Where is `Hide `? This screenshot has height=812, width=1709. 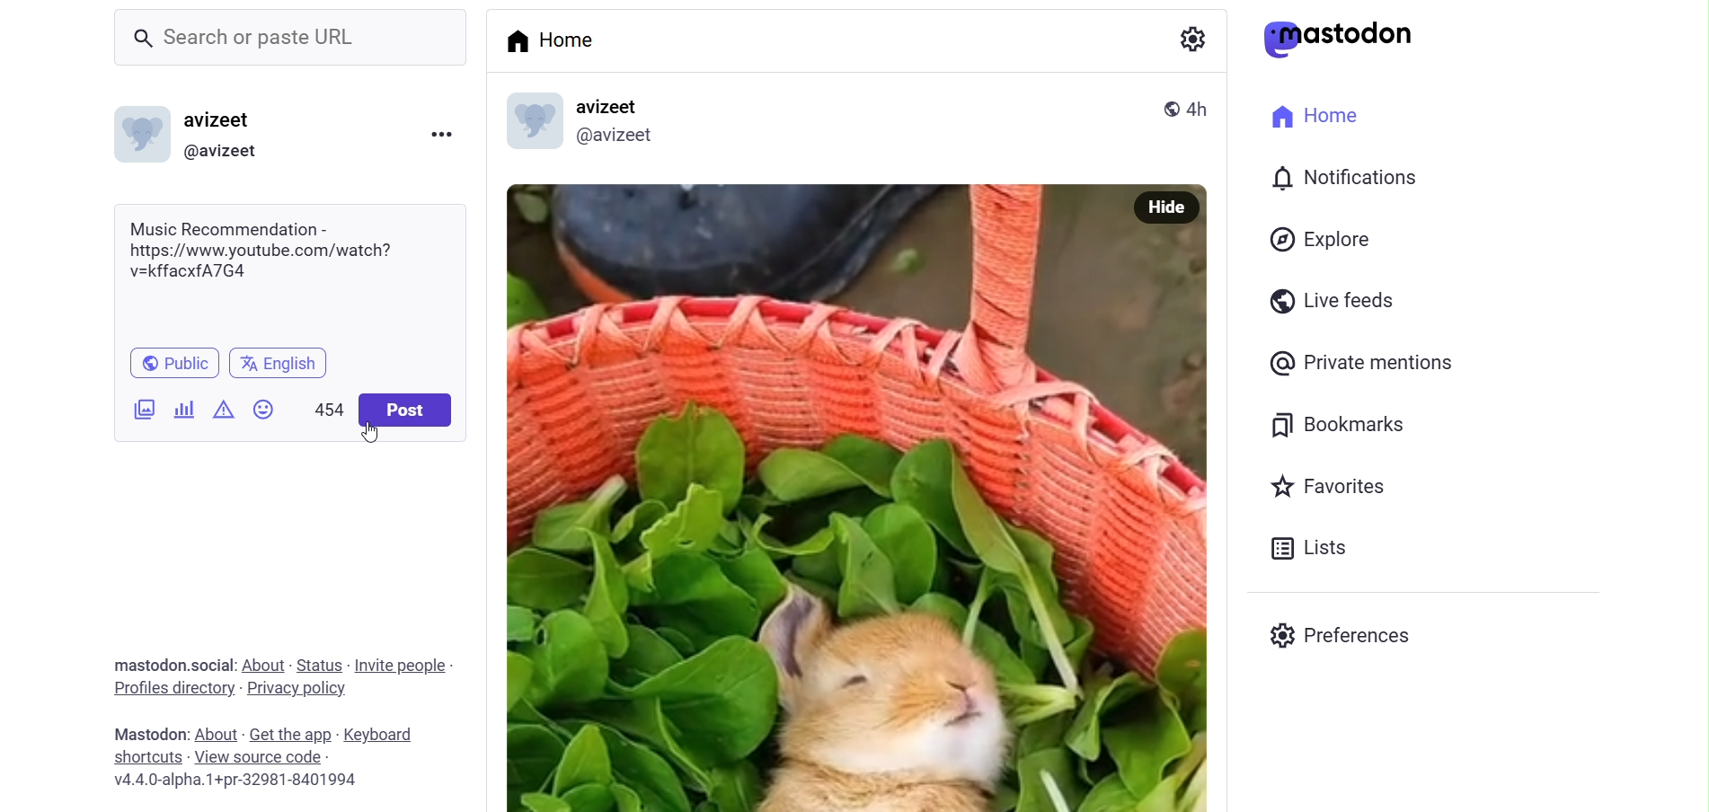 Hide  is located at coordinates (1165, 206).